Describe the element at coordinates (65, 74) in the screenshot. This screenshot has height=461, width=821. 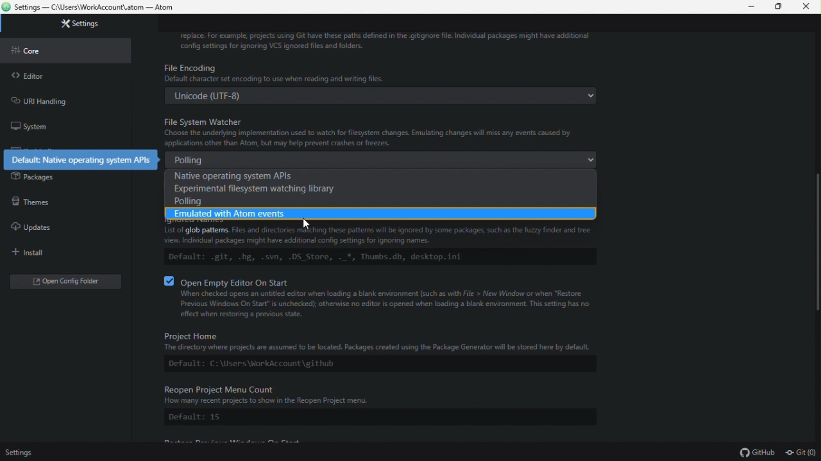
I see `editor` at that location.